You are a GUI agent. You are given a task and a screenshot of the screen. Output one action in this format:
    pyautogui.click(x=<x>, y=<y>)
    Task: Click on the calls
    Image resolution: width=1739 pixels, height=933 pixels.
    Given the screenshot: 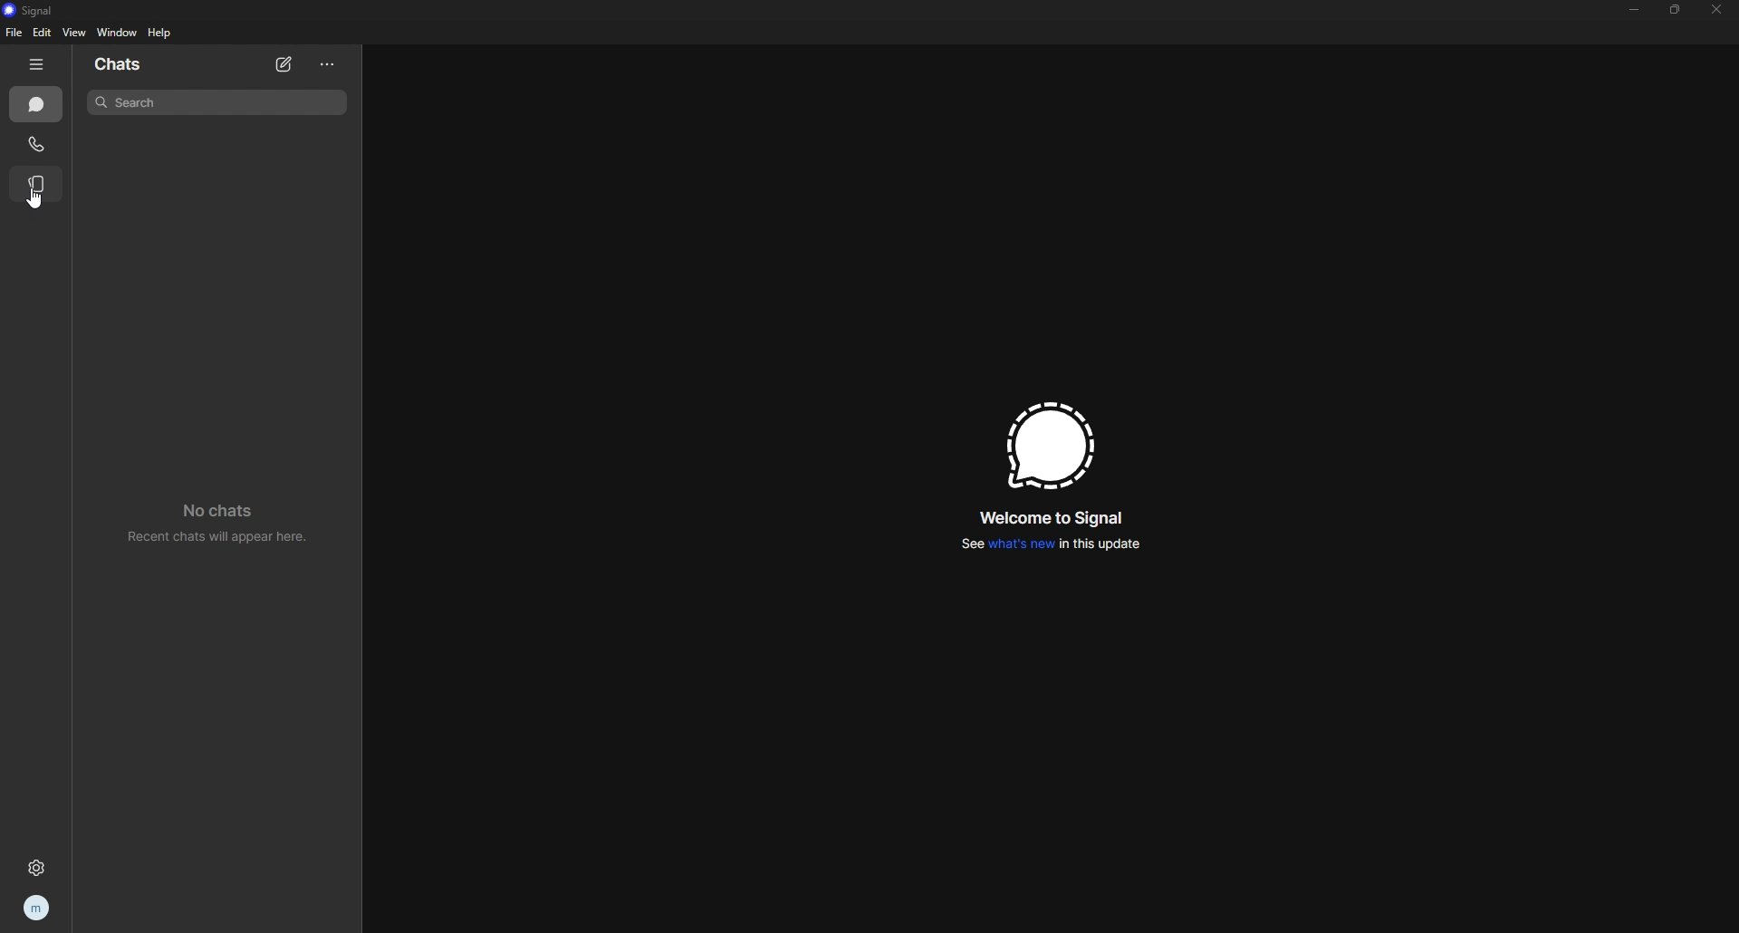 What is the action you would take?
    pyautogui.click(x=37, y=144)
    